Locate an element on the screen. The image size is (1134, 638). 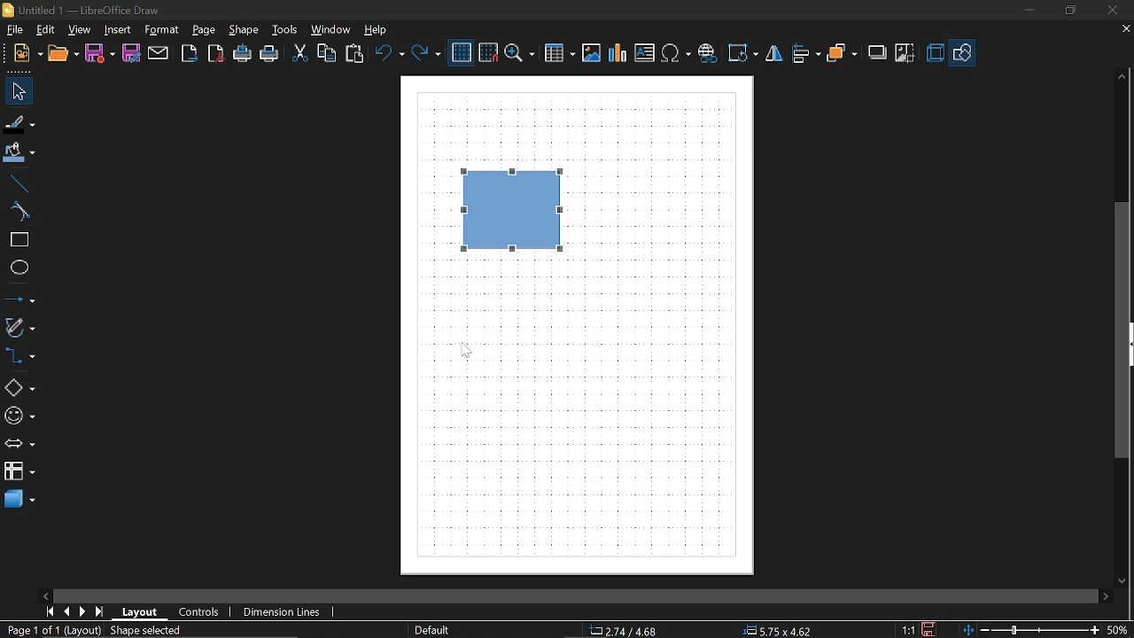
Minimize is located at coordinates (1026, 10).